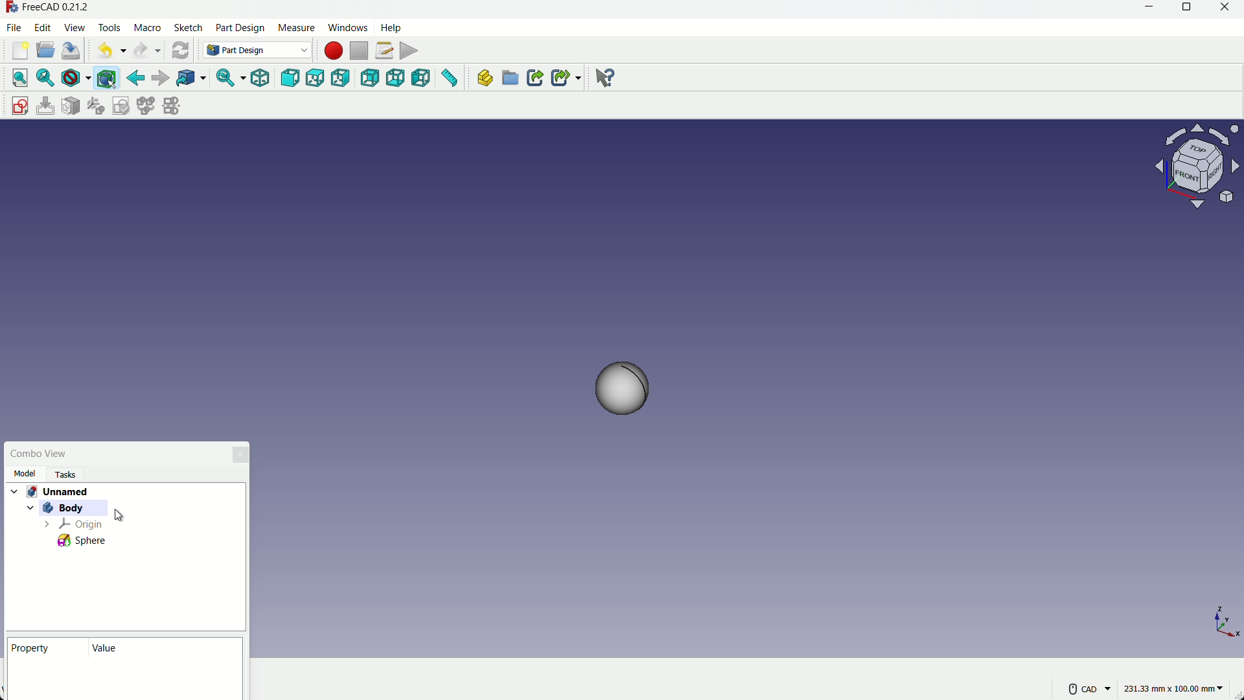 The width and height of the screenshot is (1244, 700). What do you see at coordinates (109, 28) in the screenshot?
I see `tools` at bounding box center [109, 28].